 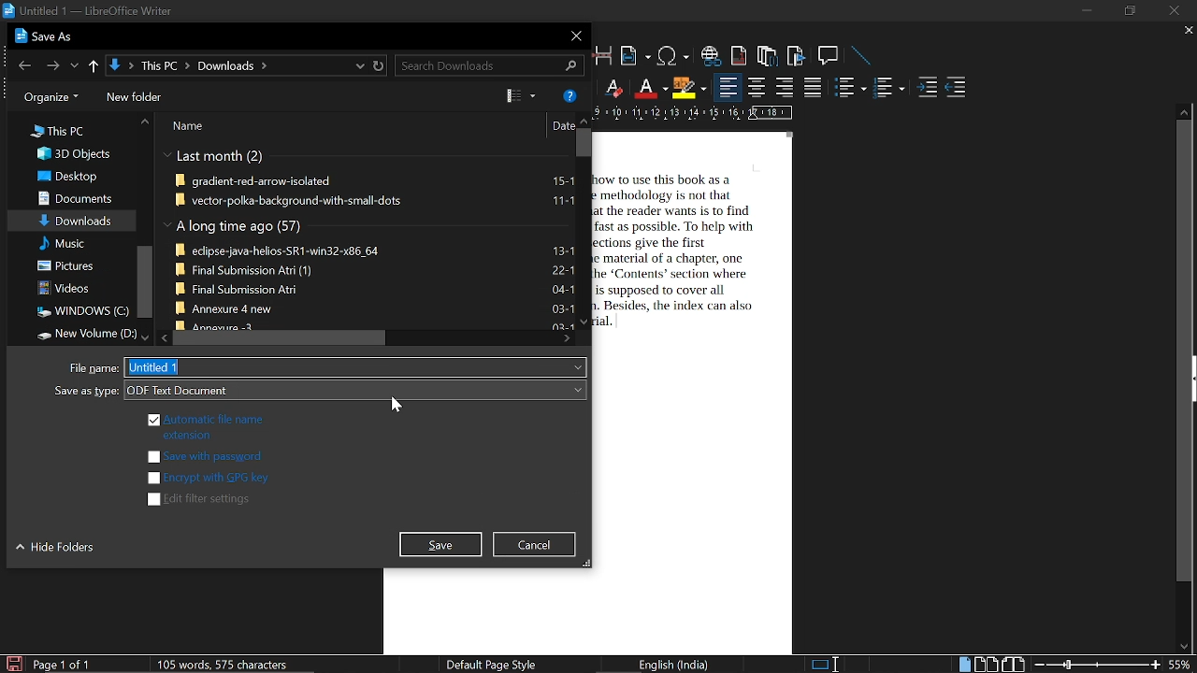 What do you see at coordinates (798, 56) in the screenshot?
I see `insert bookmark` at bounding box center [798, 56].